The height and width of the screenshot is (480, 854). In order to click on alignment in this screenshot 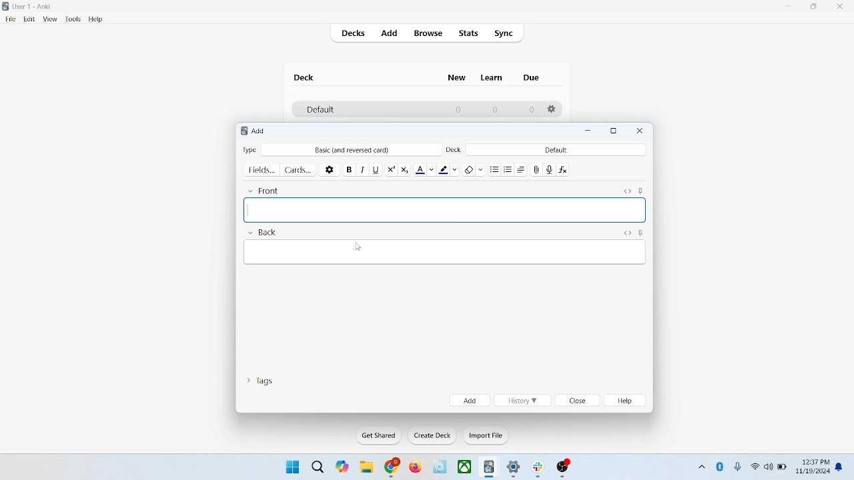, I will do `click(524, 169)`.